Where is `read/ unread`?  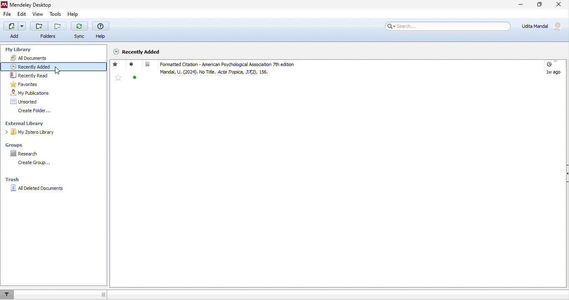 read/ unread is located at coordinates (132, 64).